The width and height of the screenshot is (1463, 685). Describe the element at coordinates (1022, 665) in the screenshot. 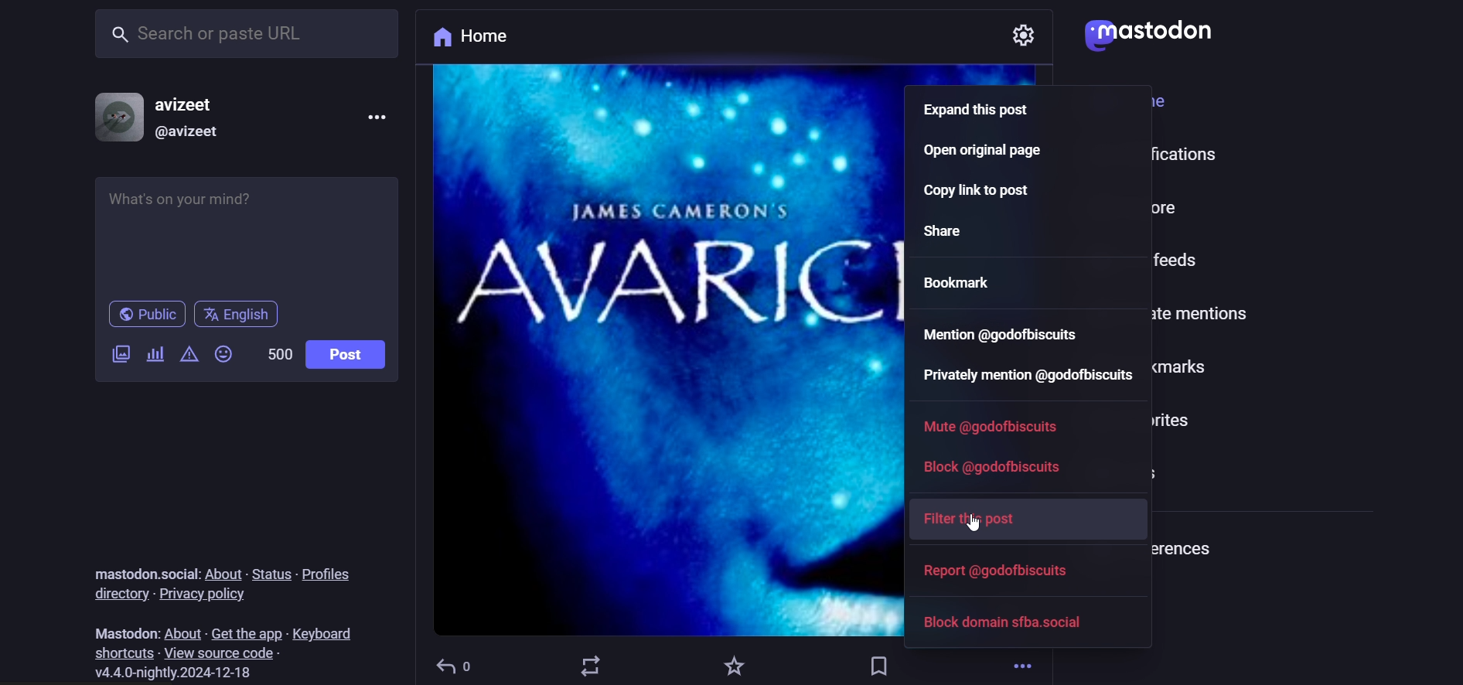

I see `more` at that location.